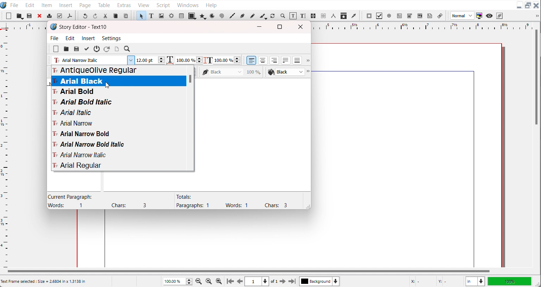  I want to click on Paste, so click(126, 15).